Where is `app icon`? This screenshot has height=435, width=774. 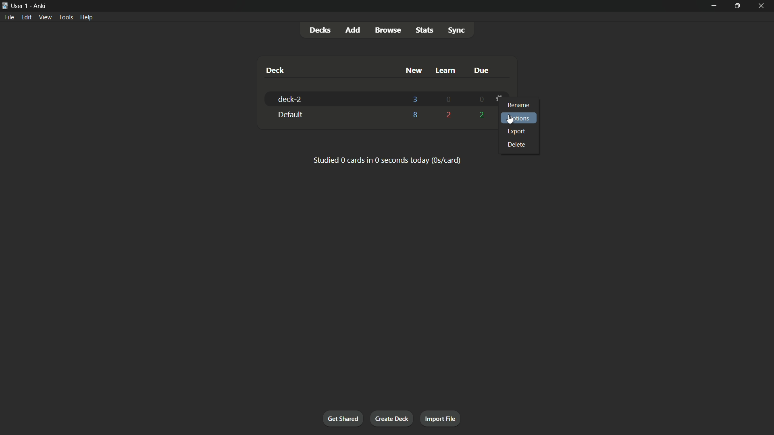 app icon is located at coordinates (5, 5).